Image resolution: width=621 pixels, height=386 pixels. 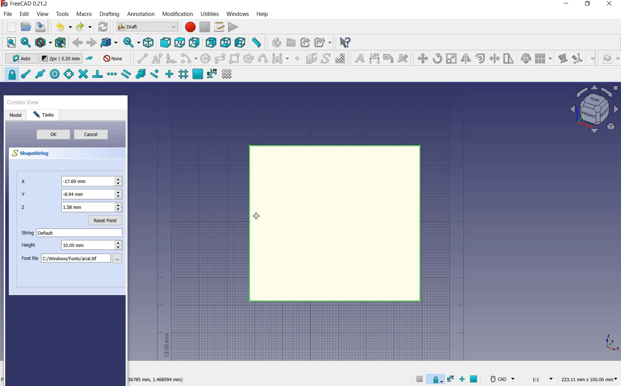 I want to click on set scale, so click(x=540, y=379).